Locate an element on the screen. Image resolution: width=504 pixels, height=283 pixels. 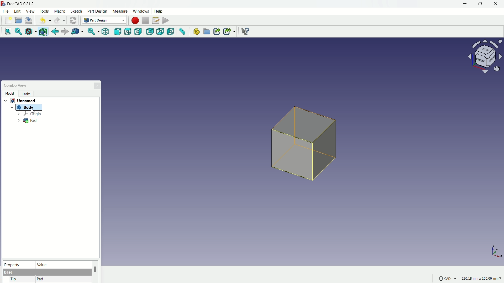
help is located at coordinates (159, 11).